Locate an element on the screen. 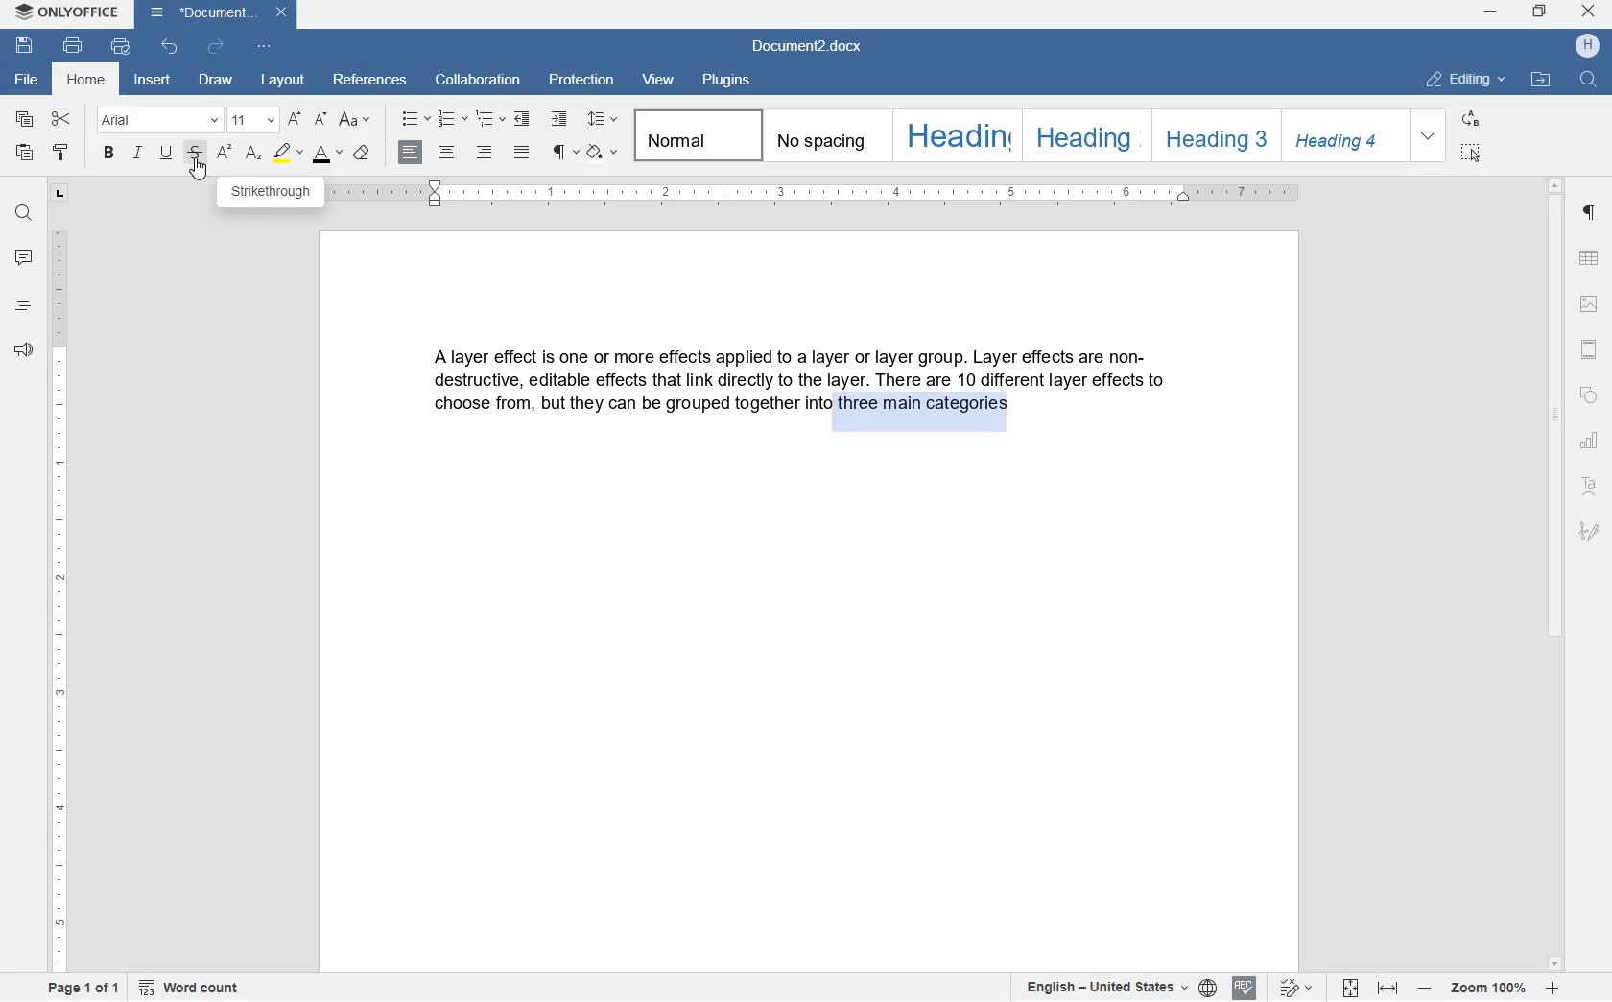 The width and height of the screenshot is (1612, 1002). align left is located at coordinates (412, 154).